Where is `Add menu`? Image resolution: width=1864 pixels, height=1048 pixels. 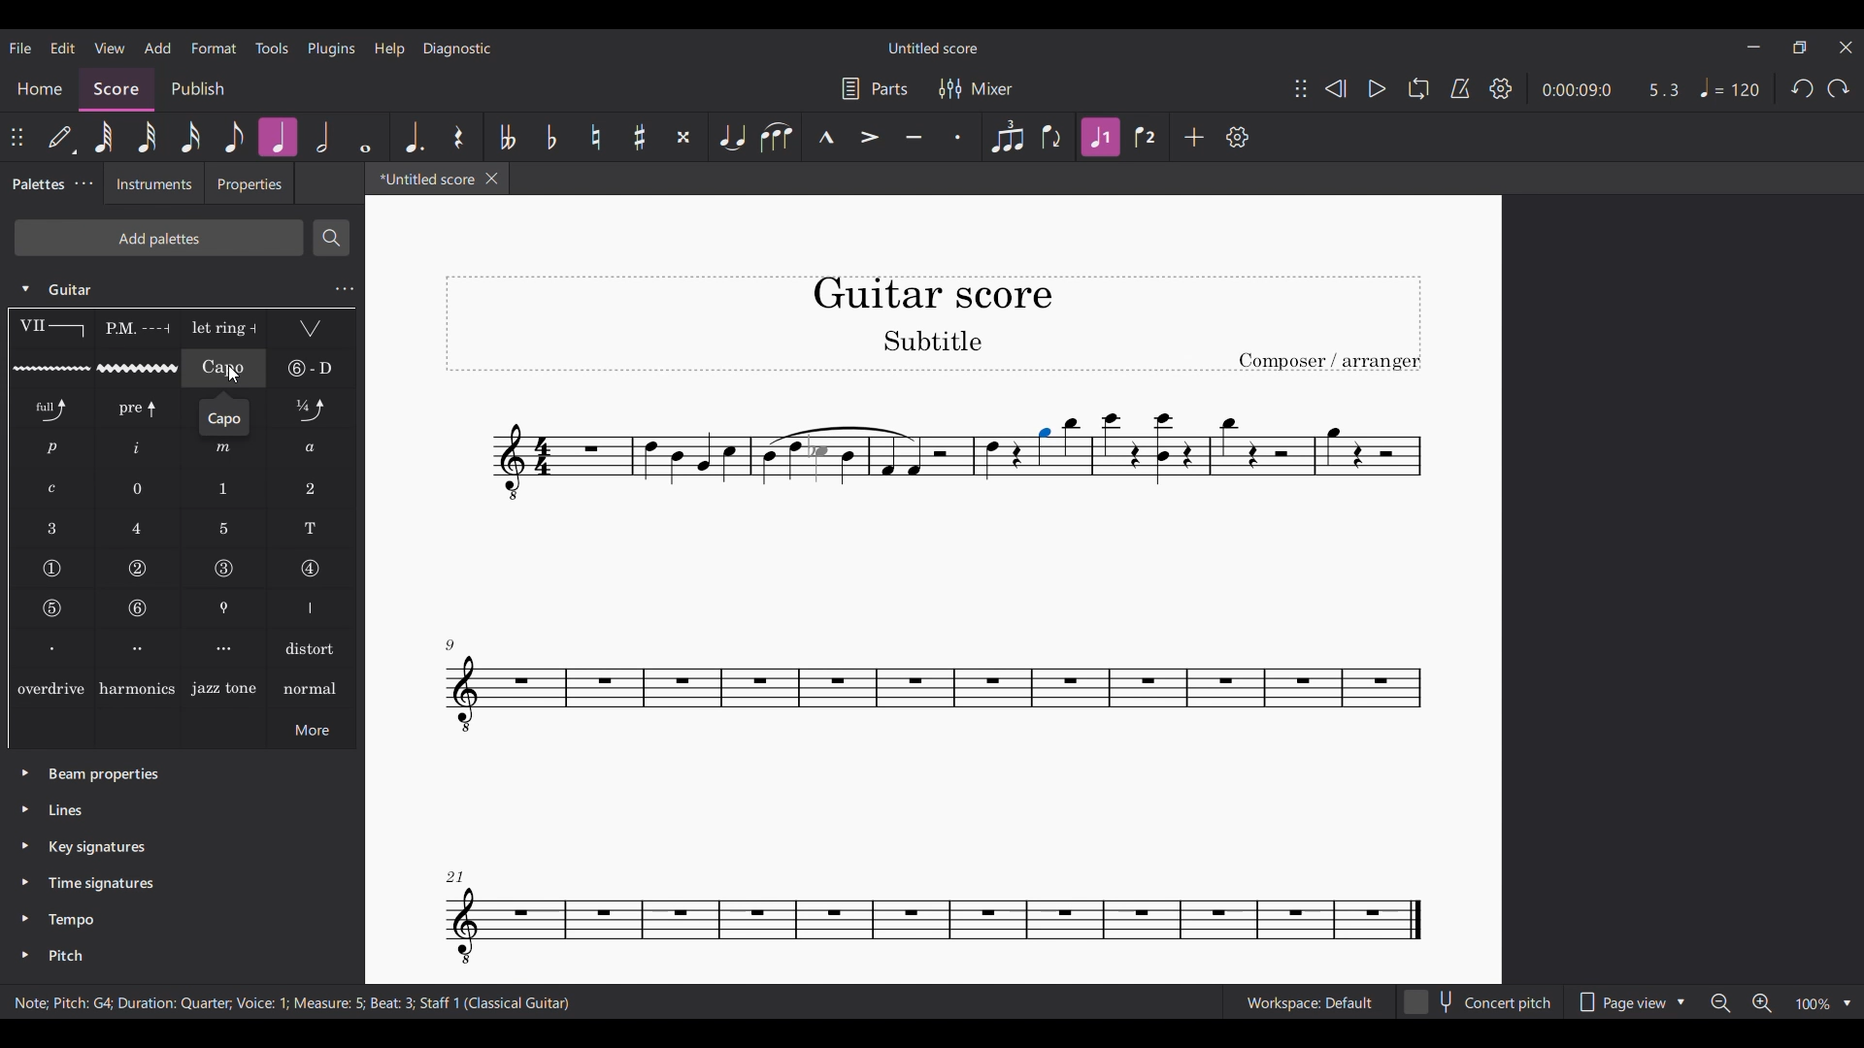
Add menu is located at coordinates (157, 48).